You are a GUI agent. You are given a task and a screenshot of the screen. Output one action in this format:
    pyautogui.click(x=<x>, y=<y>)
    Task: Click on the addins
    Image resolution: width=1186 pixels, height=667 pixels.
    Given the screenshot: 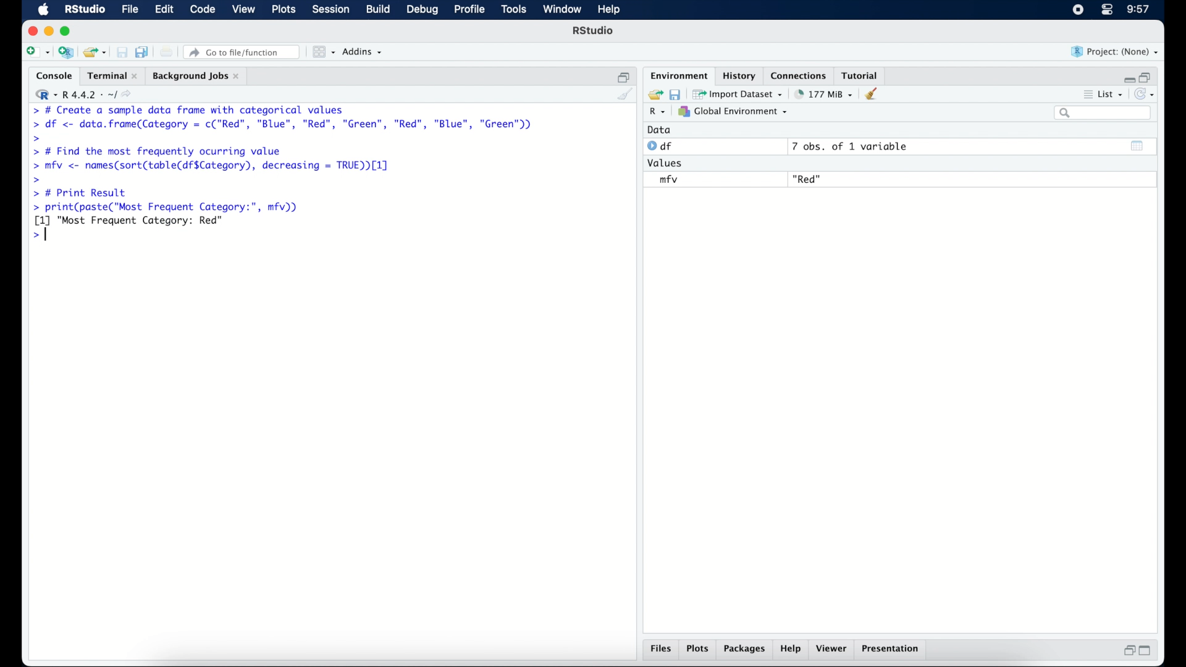 What is the action you would take?
    pyautogui.click(x=364, y=52)
    